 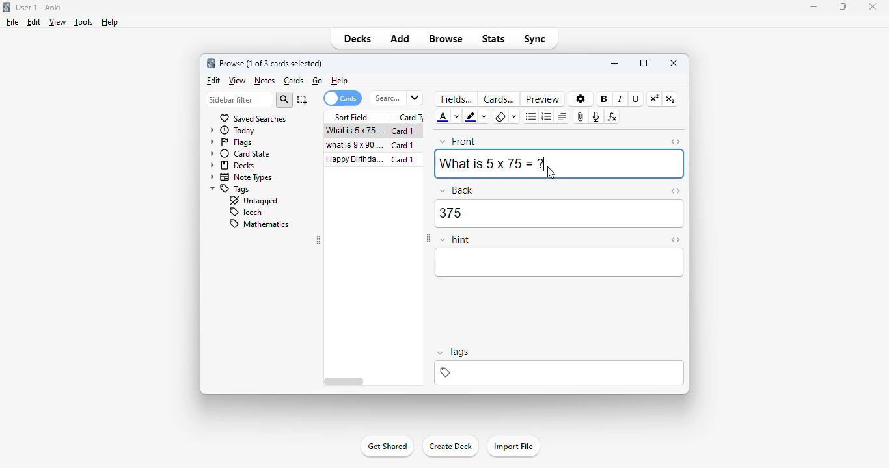 I want to click on logo, so click(x=7, y=7).